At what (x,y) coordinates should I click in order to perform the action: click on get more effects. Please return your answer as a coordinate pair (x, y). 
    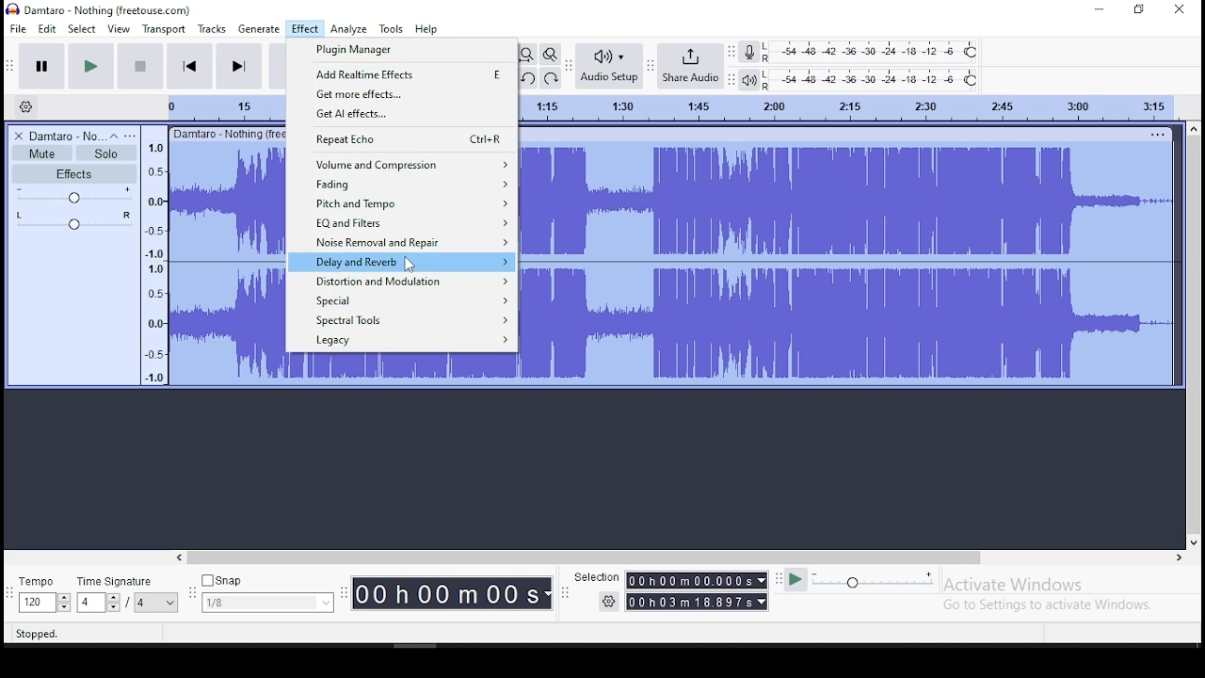
    Looking at the image, I should click on (400, 94).